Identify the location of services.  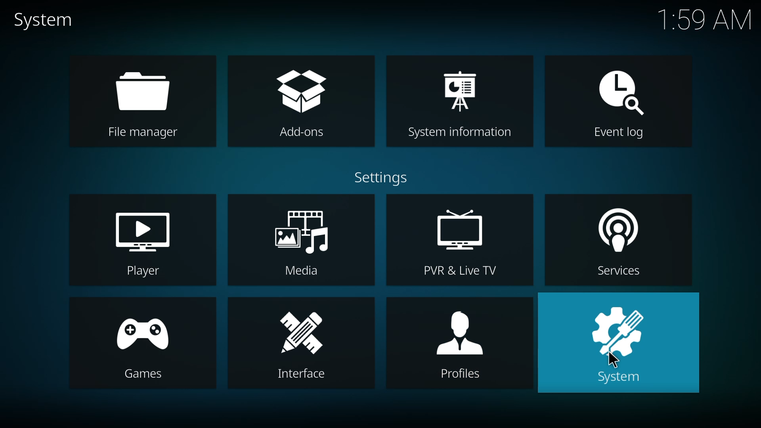
(617, 241).